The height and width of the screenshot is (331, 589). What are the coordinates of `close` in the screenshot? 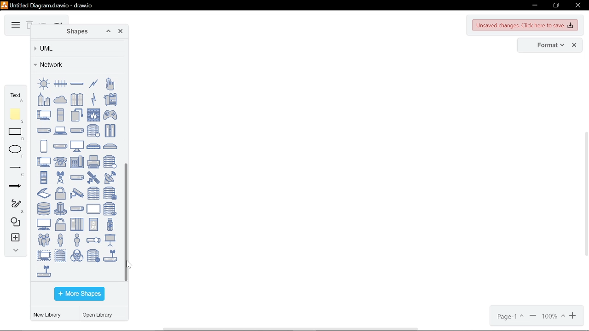 It's located at (121, 32).